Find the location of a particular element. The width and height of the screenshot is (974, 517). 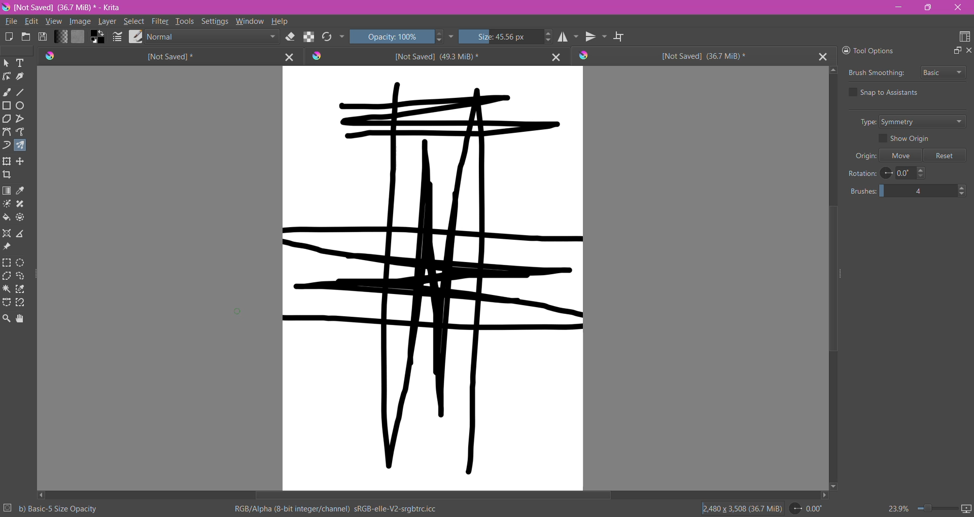

Freehand Brush Tool is located at coordinates (7, 92).